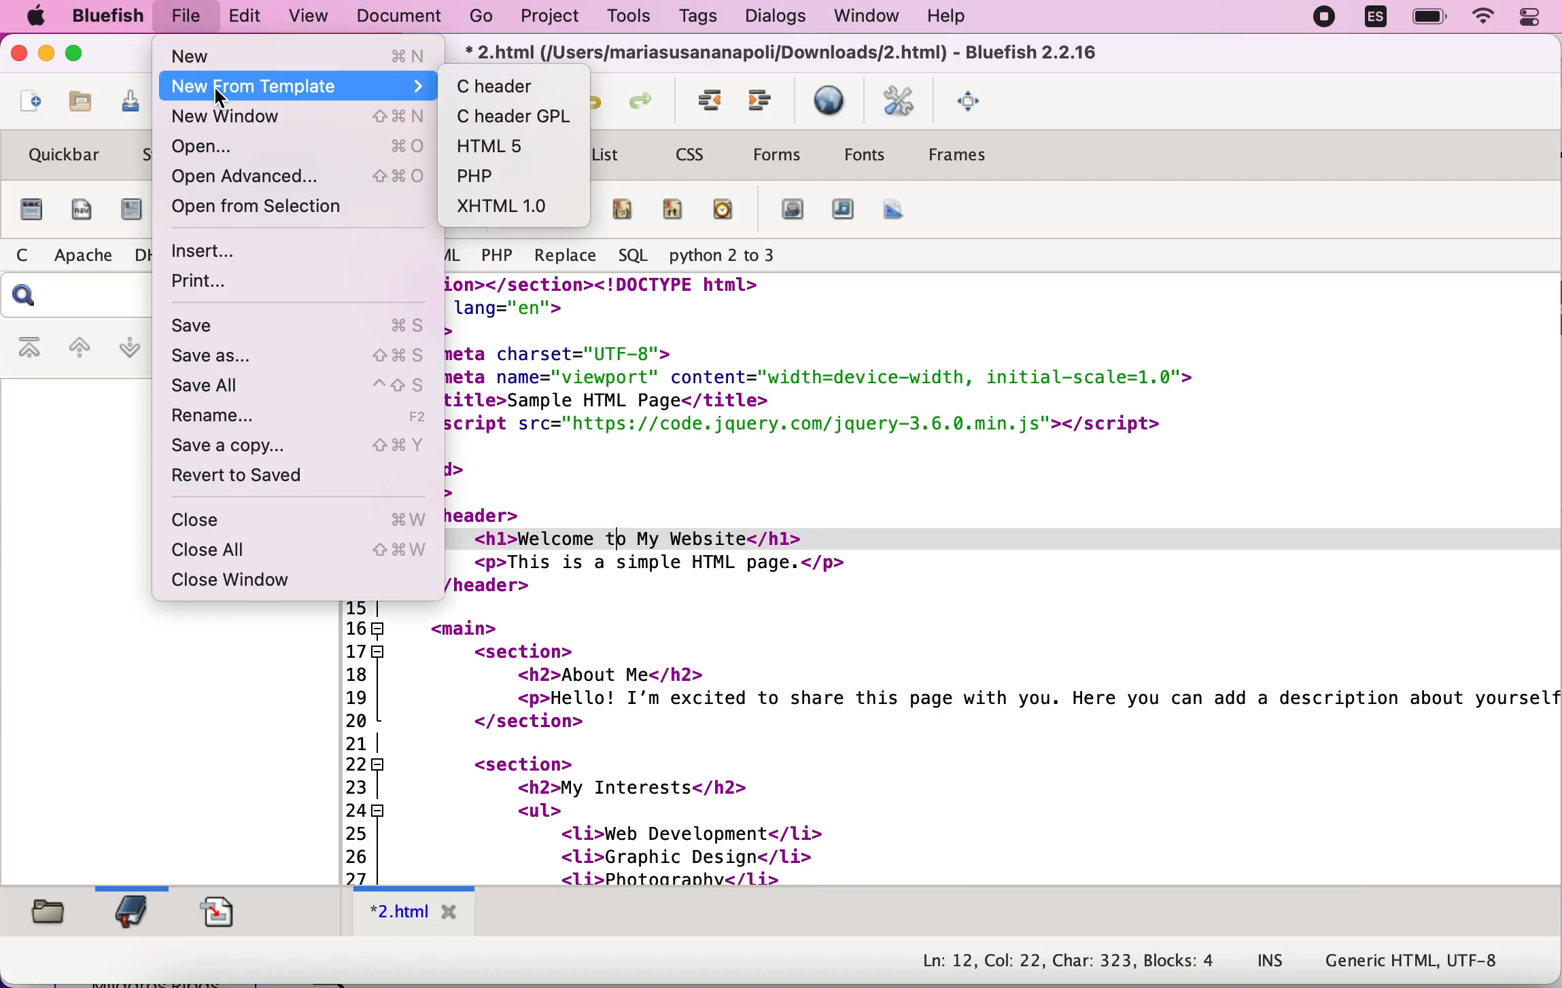 This screenshot has width=1562, height=988. I want to click on new file, so click(27, 105).